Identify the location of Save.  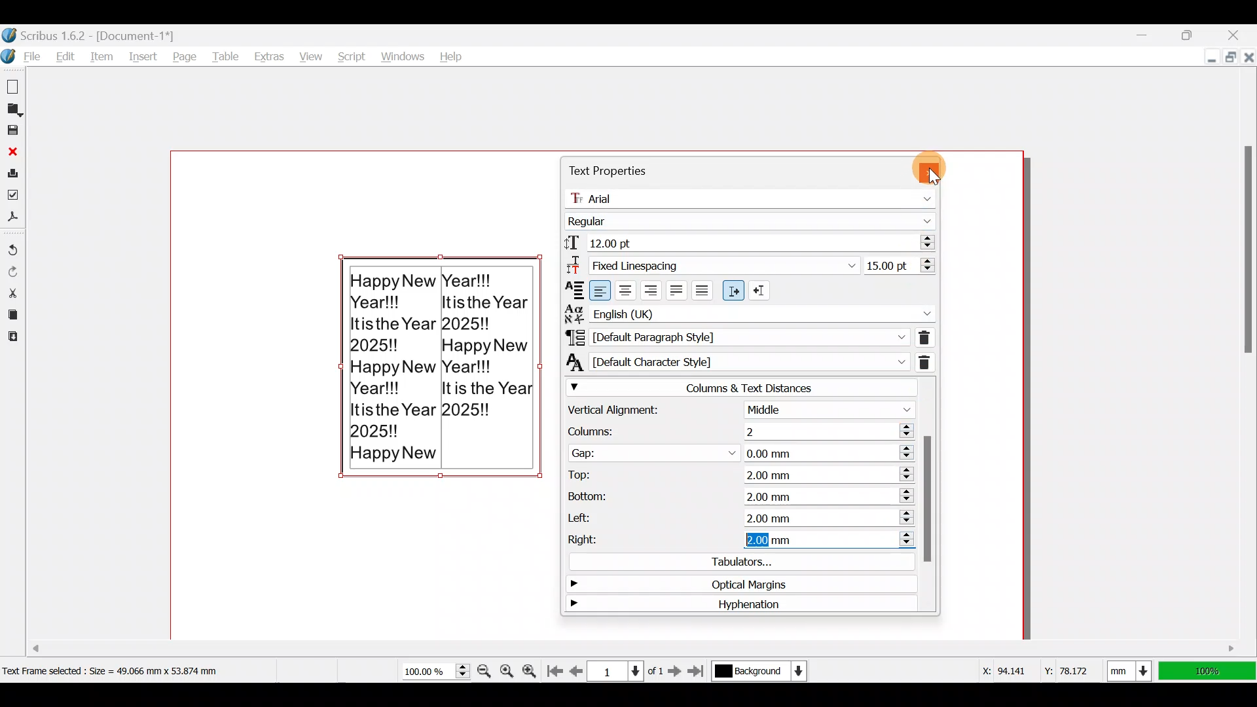
(14, 132).